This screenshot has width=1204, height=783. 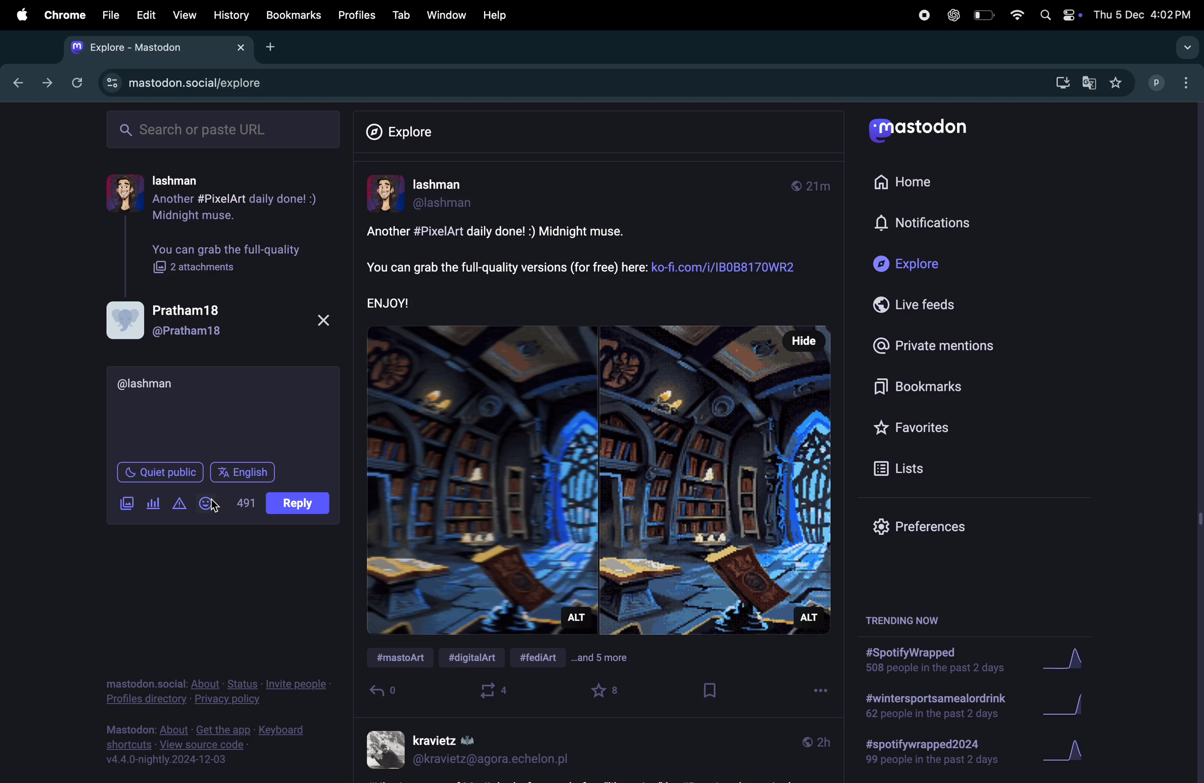 I want to click on notifications, so click(x=959, y=225).